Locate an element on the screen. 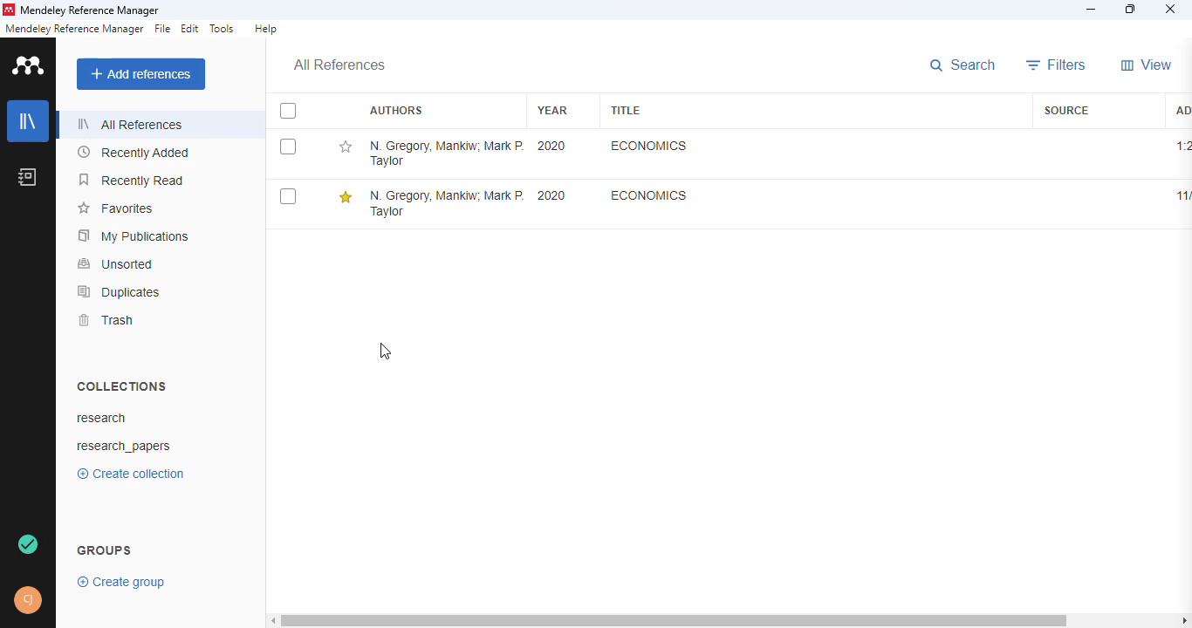  2020 is located at coordinates (551, 195).